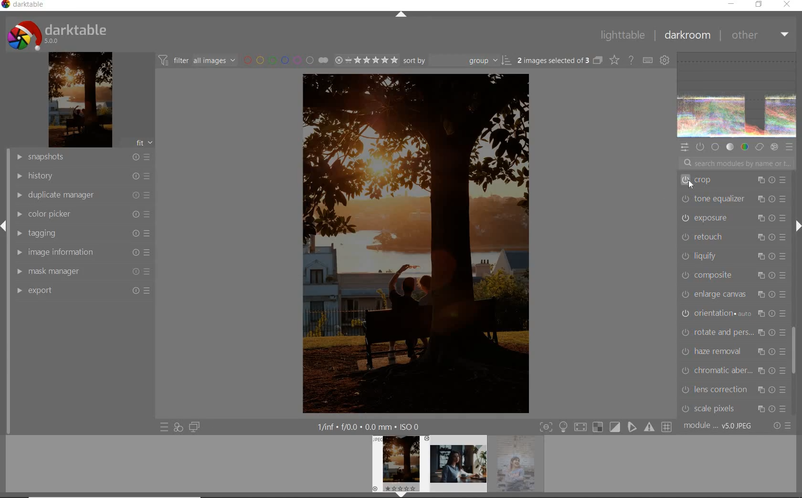 The height and width of the screenshot is (498, 802). Describe the element at coordinates (606, 426) in the screenshot. I see `toggle mode` at that location.